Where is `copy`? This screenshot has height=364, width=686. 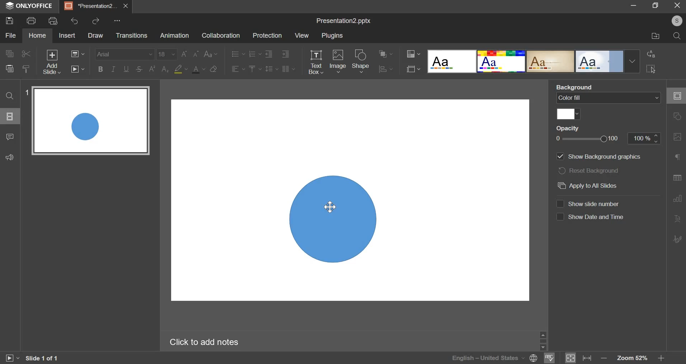
copy is located at coordinates (9, 53).